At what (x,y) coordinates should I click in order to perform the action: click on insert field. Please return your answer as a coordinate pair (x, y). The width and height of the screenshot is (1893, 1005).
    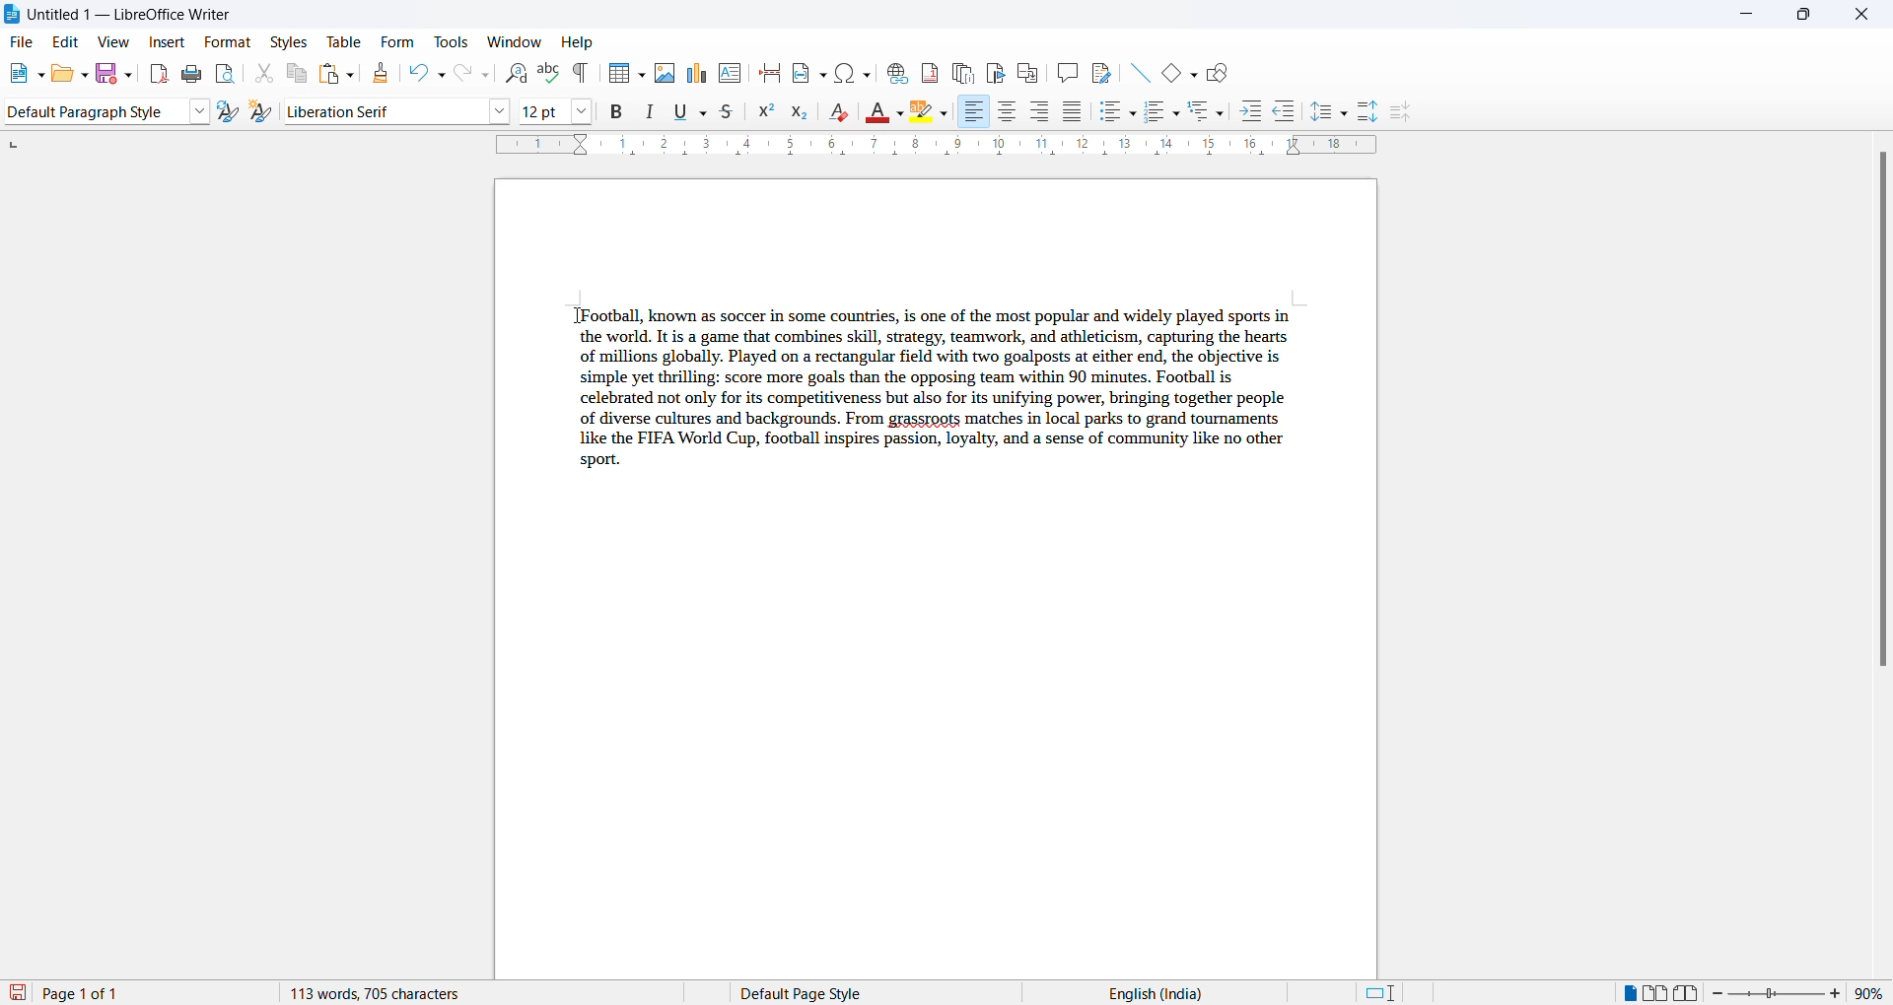
    Looking at the image, I should click on (808, 74).